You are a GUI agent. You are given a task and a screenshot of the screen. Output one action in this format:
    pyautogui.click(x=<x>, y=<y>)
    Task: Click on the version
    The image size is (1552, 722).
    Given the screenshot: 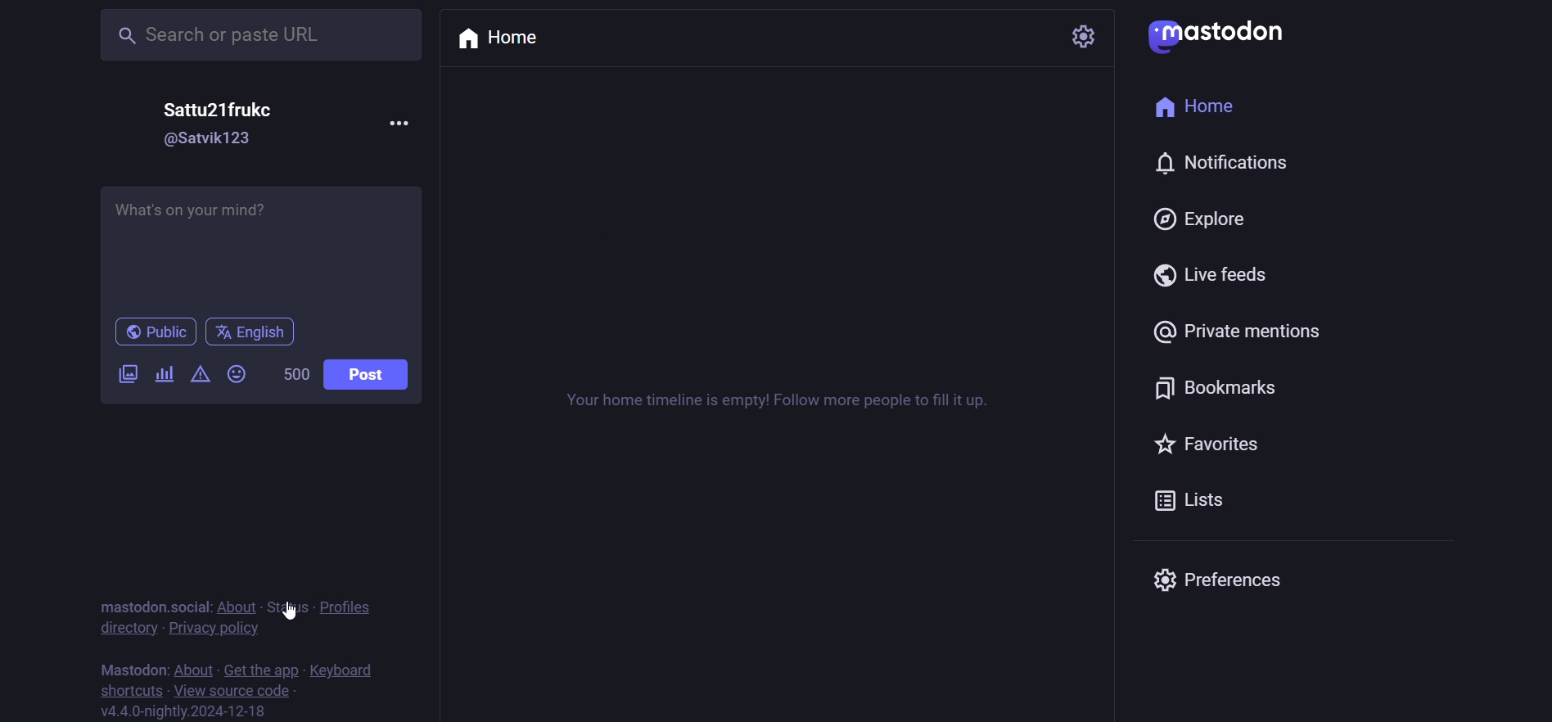 What is the action you would take?
    pyautogui.click(x=192, y=711)
    